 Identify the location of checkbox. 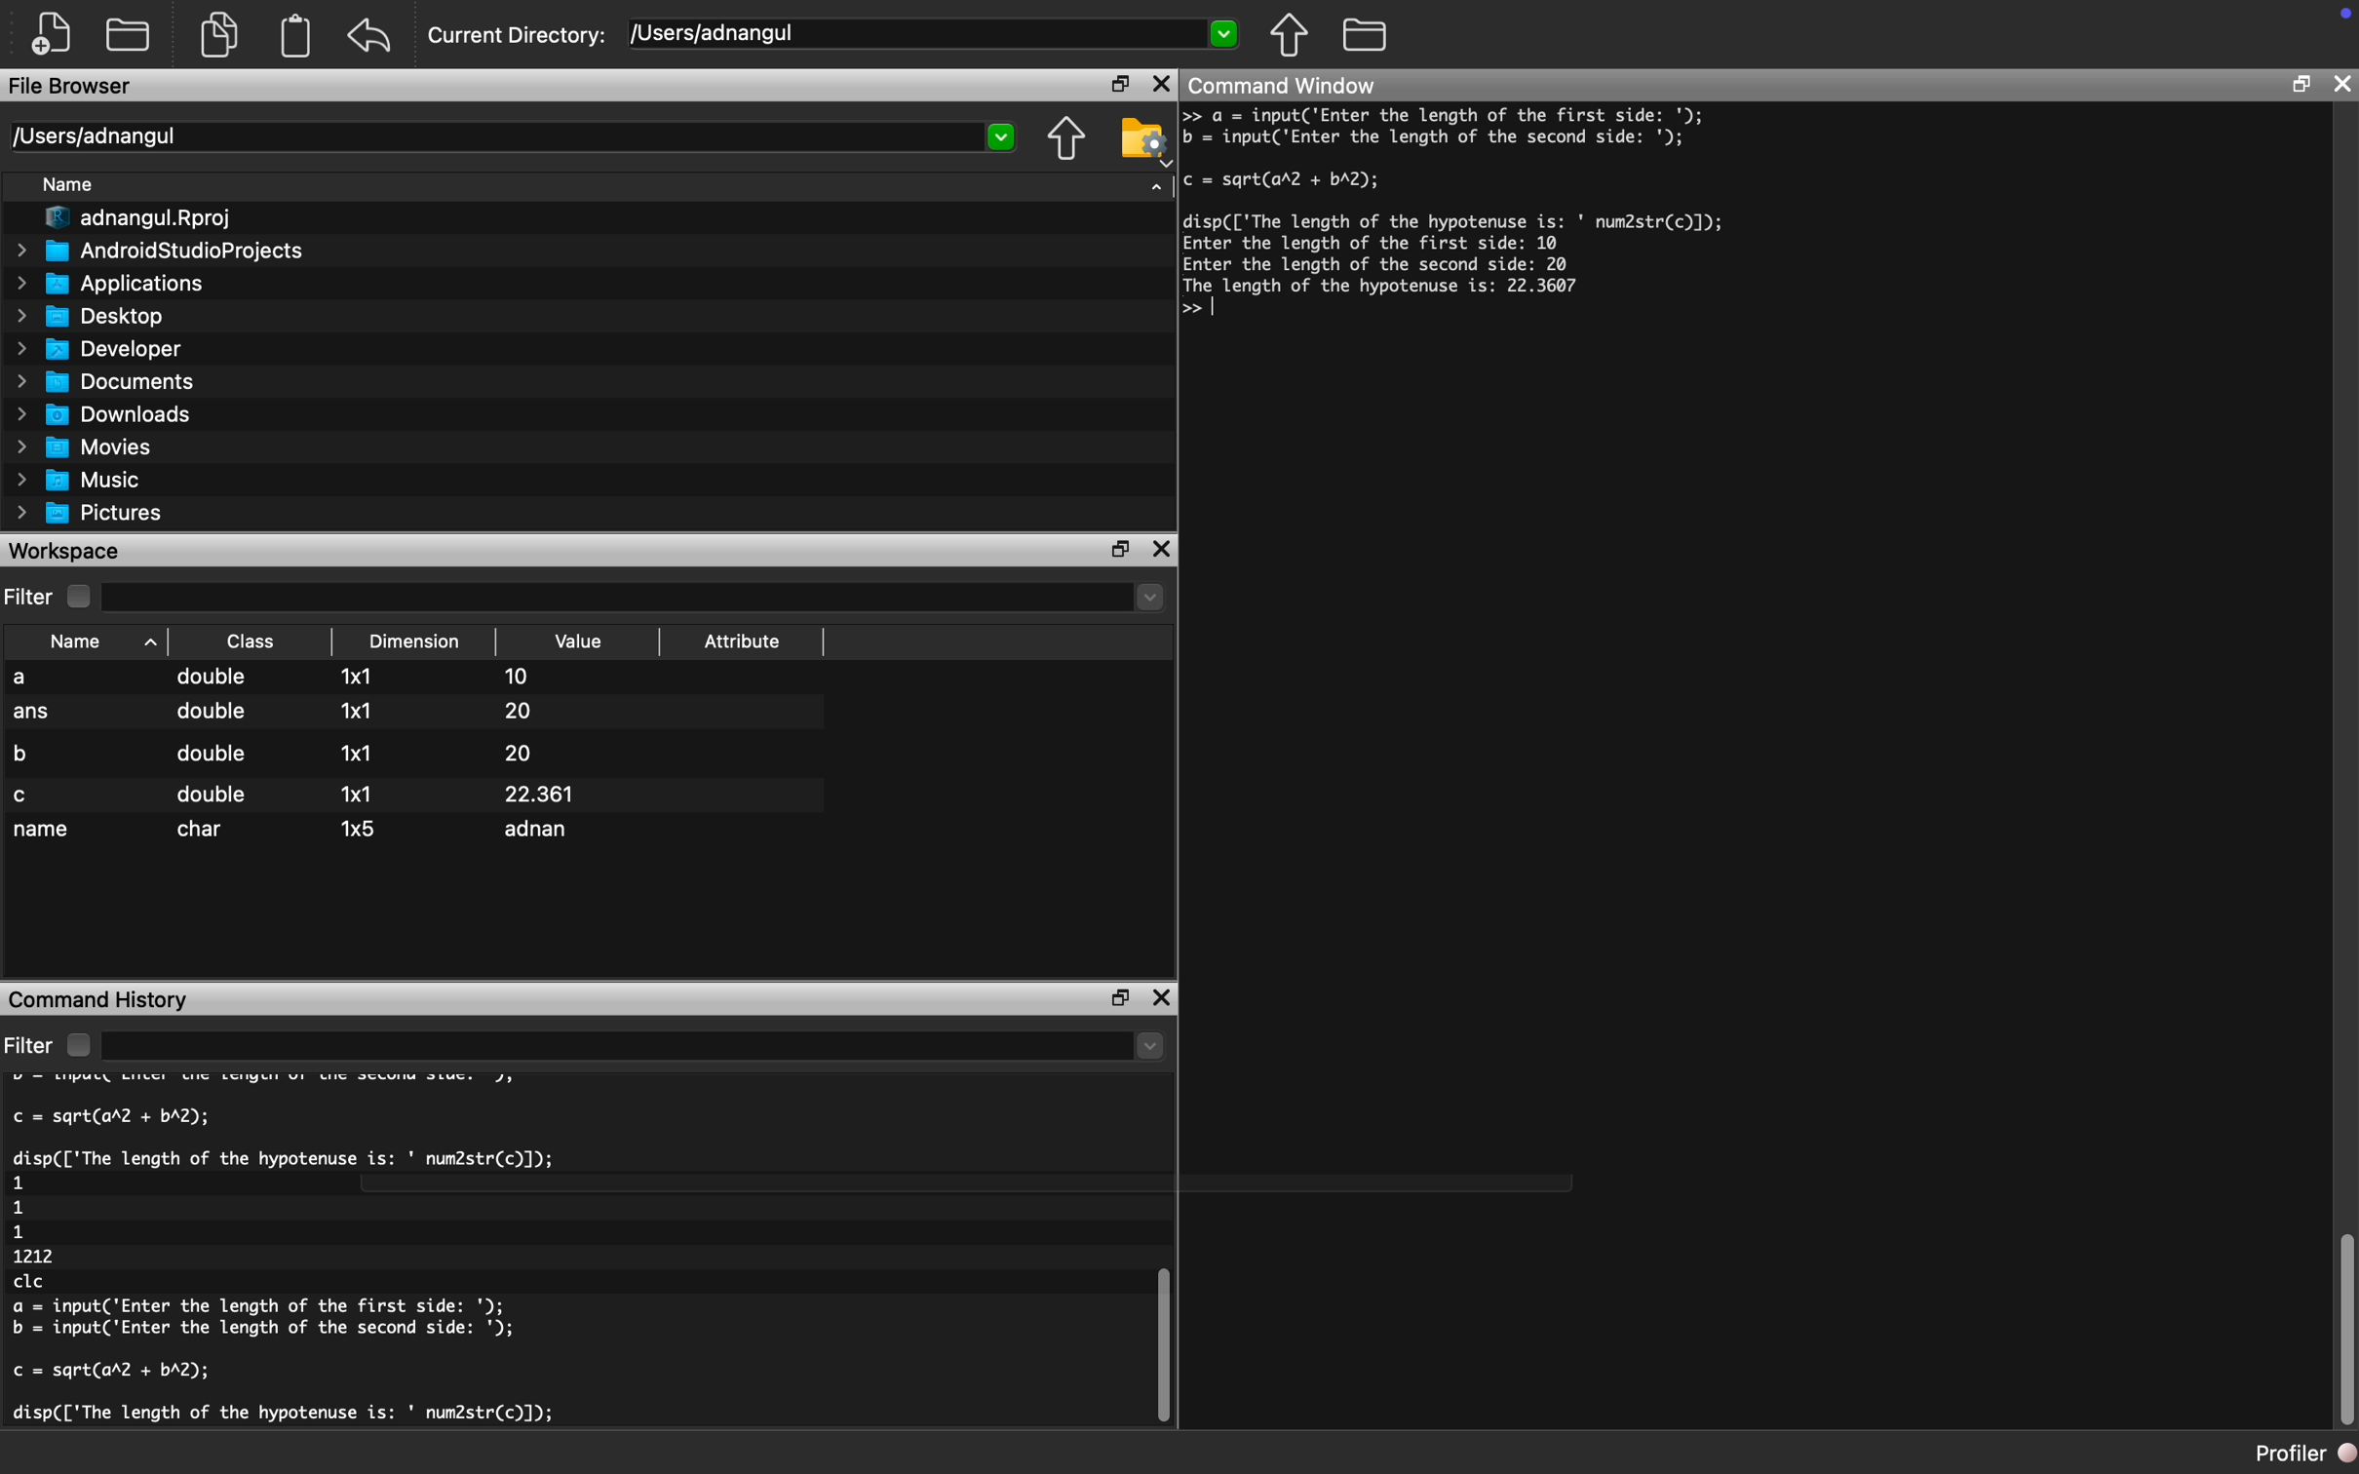
(84, 597).